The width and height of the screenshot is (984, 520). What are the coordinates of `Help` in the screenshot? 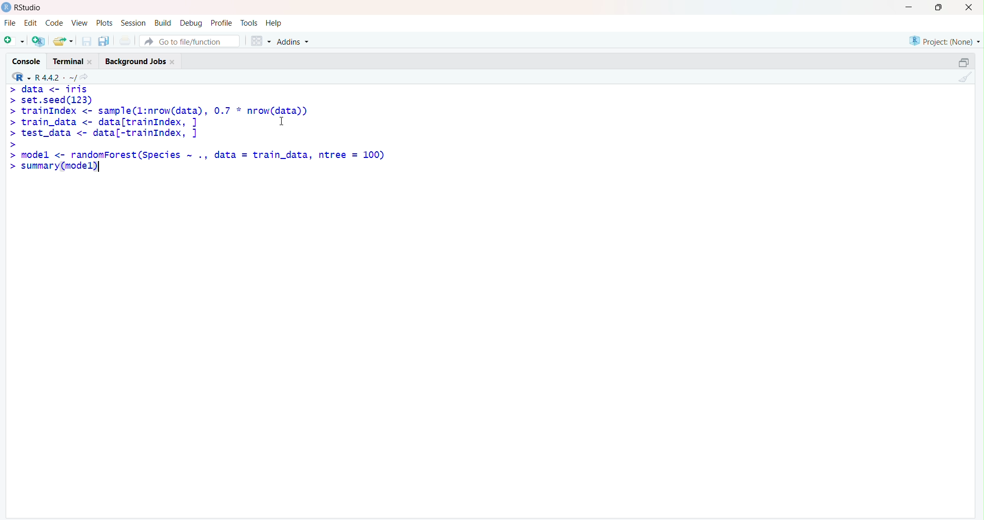 It's located at (274, 24).